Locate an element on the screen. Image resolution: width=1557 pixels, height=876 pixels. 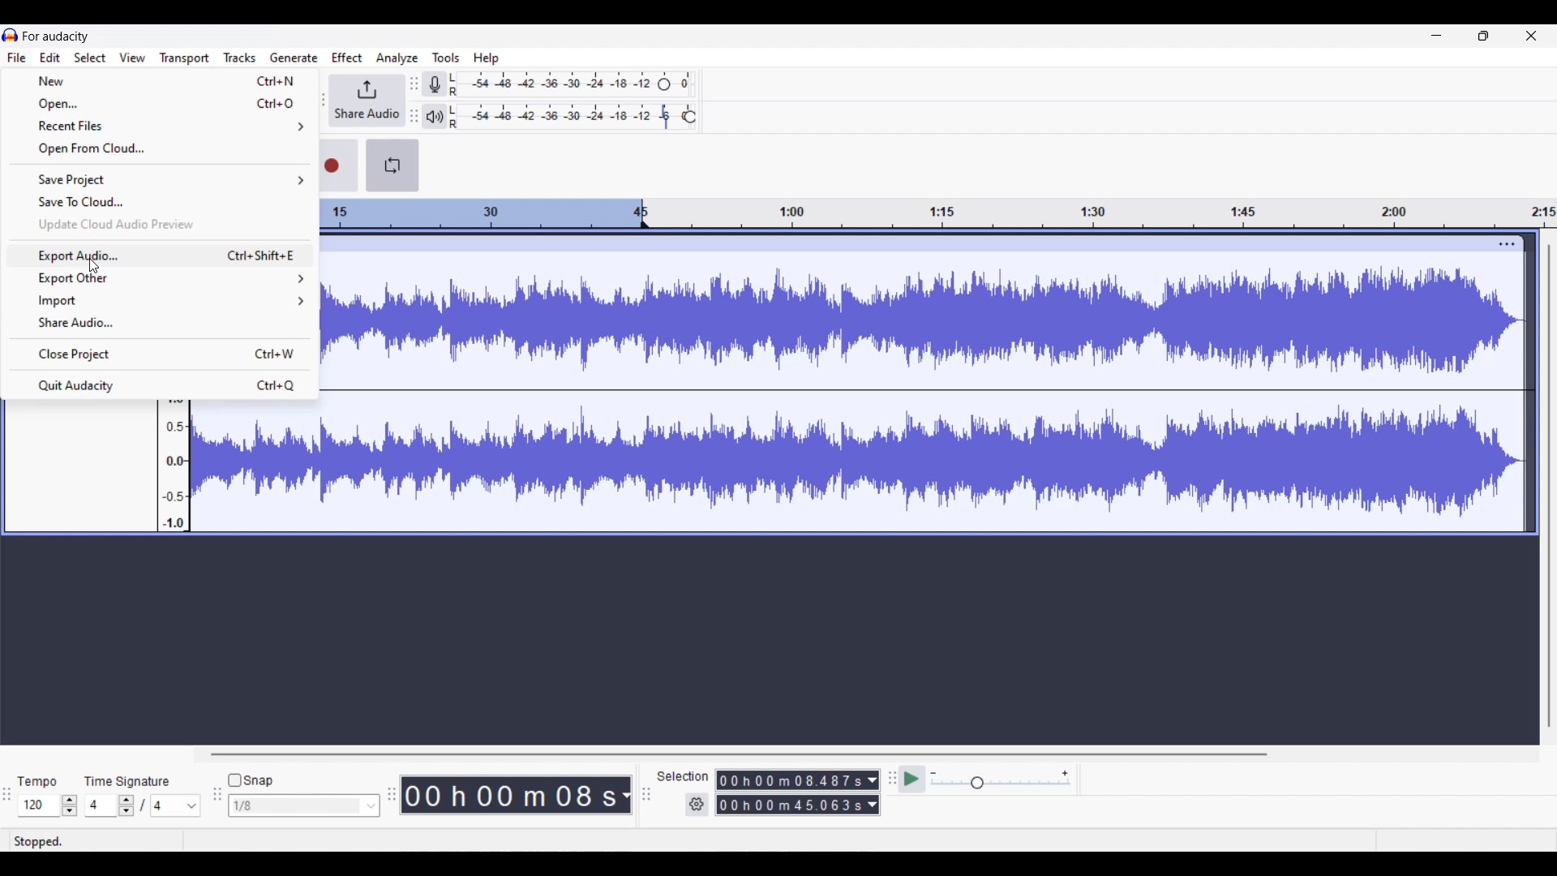
Edit menu is located at coordinates (49, 58).